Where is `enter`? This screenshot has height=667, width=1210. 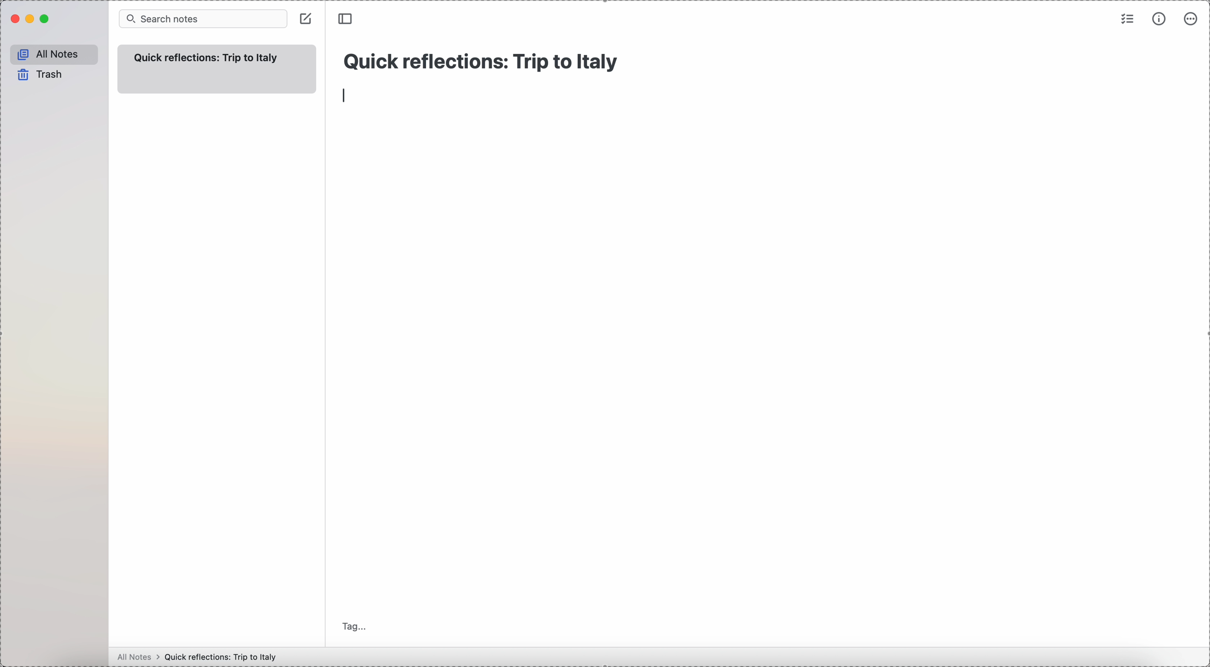
enter is located at coordinates (349, 96).